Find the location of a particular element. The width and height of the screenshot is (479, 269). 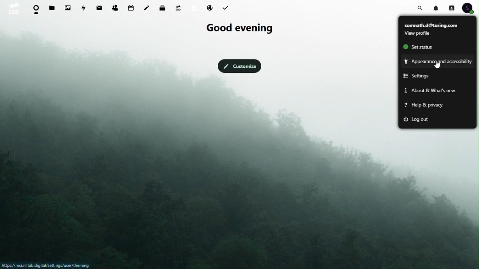

Notifications is located at coordinates (437, 7).